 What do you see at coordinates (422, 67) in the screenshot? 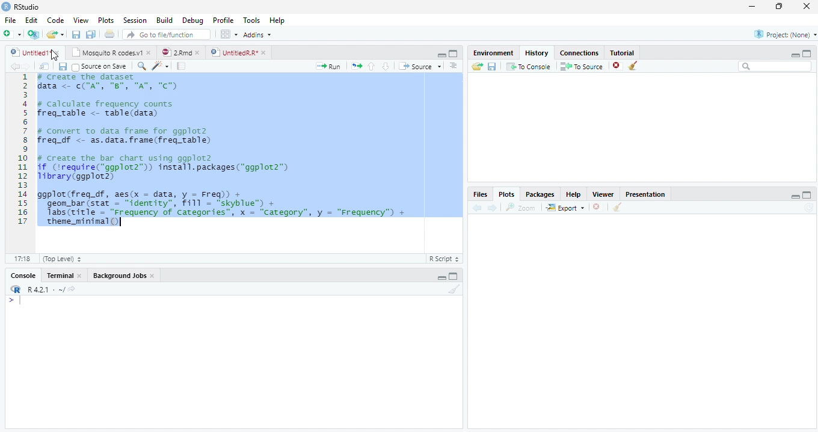
I see `Source` at bounding box center [422, 67].